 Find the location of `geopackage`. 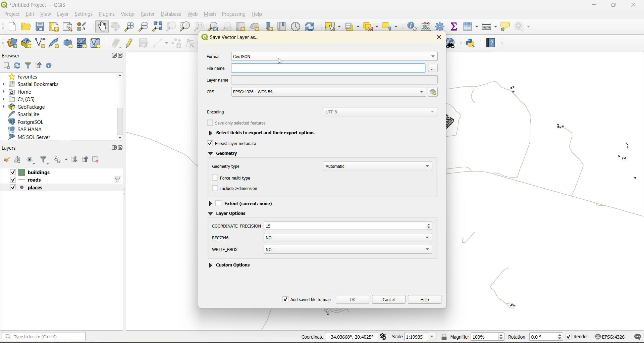

geopackage is located at coordinates (29, 107).